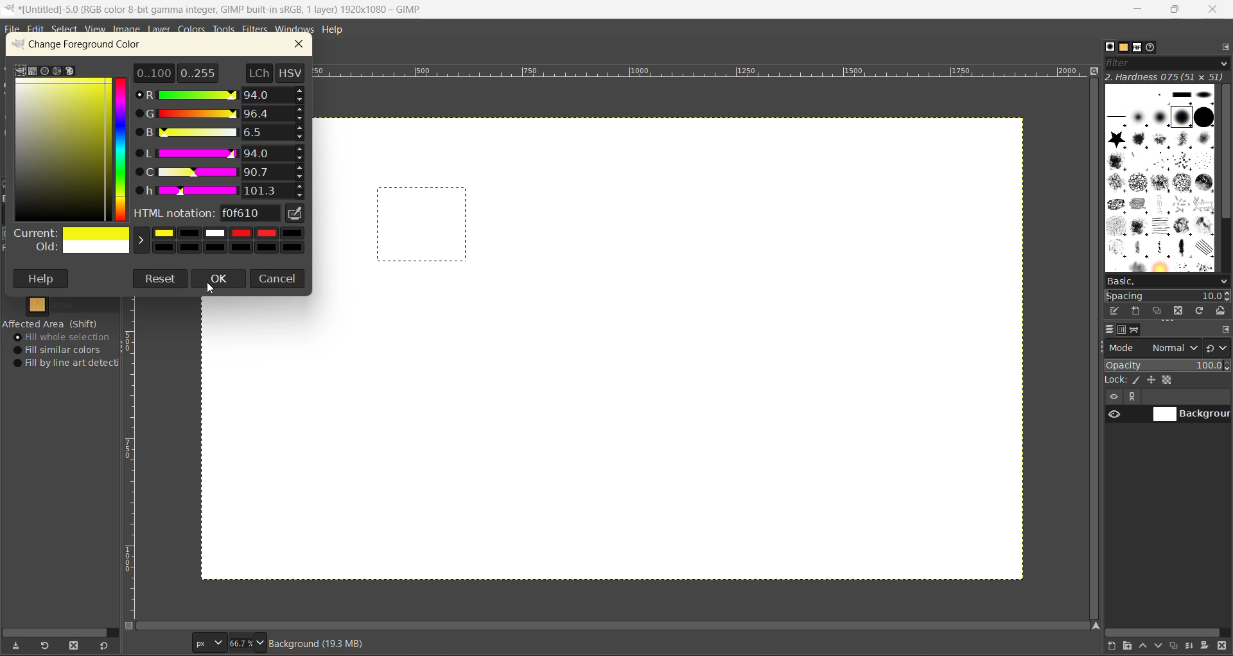 Image resolution: width=1233 pixels, height=656 pixels. What do you see at coordinates (69, 364) in the screenshot?
I see `fill by line art detection` at bounding box center [69, 364].